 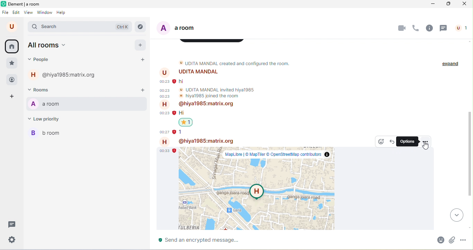 I want to click on threads, so click(x=11, y=224).